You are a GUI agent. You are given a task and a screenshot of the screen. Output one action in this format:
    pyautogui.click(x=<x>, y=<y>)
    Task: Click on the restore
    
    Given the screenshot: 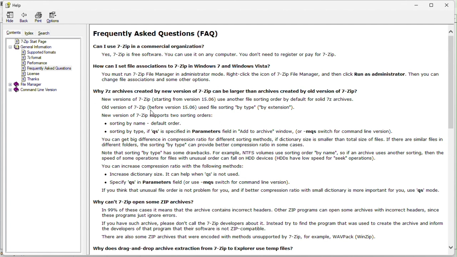 What is the action you would take?
    pyautogui.click(x=432, y=5)
    